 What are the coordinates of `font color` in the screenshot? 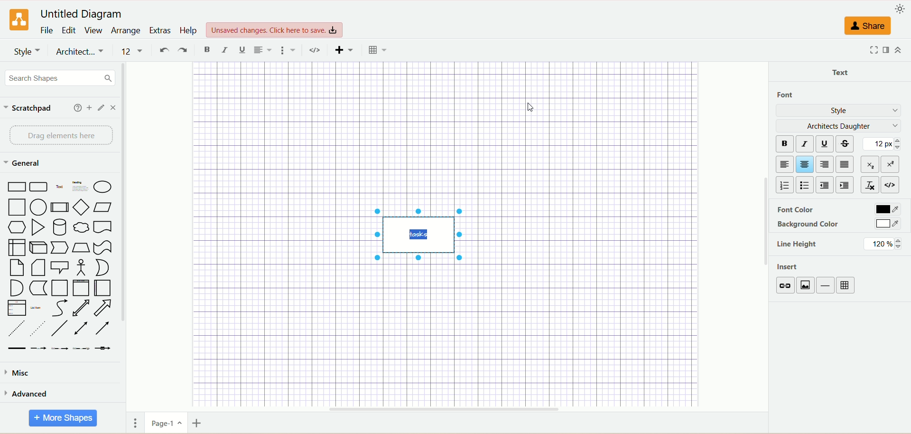 It's located at (794, 210).